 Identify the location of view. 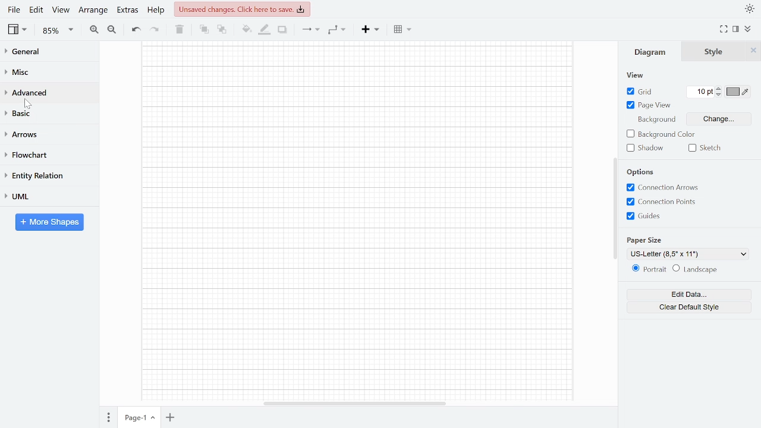
(636, 75).